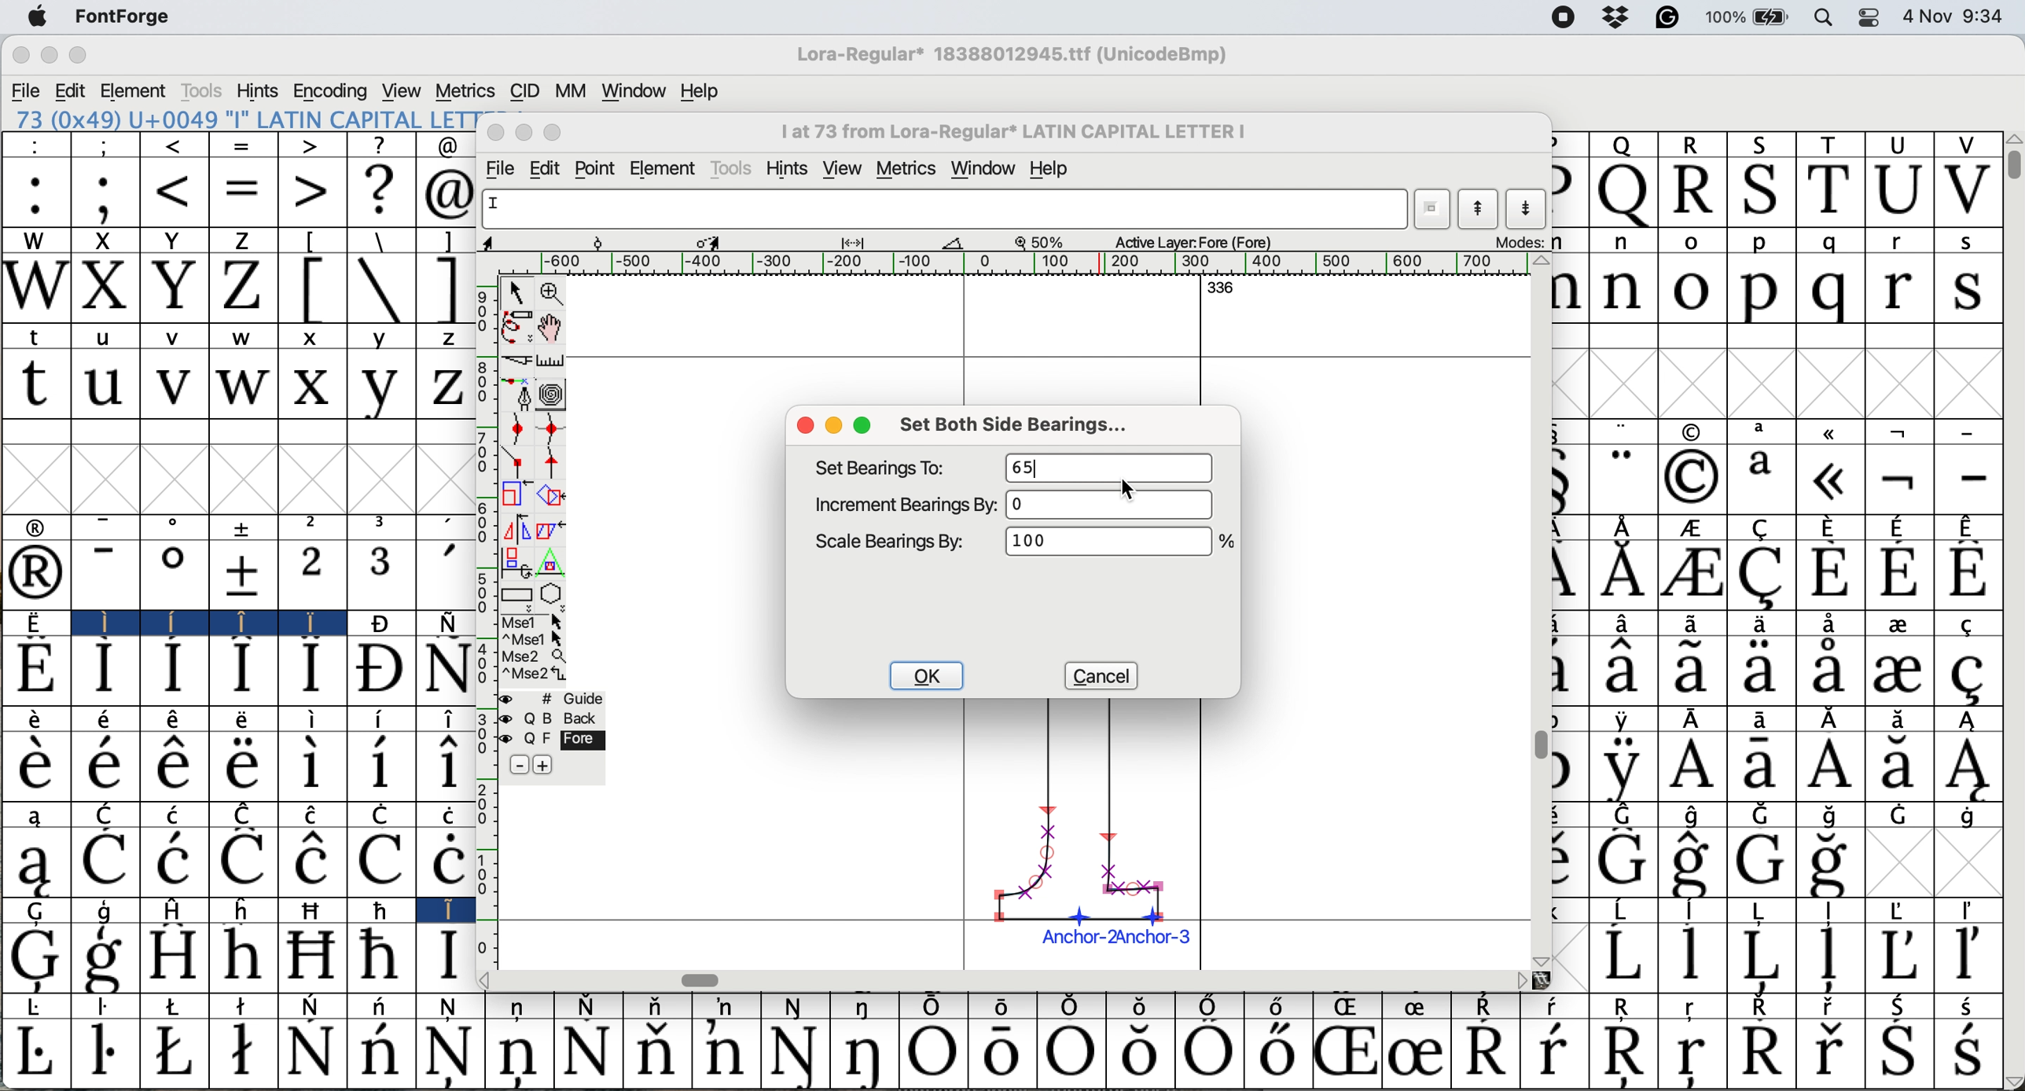  I want to click on Symbol, so click(178, 814).